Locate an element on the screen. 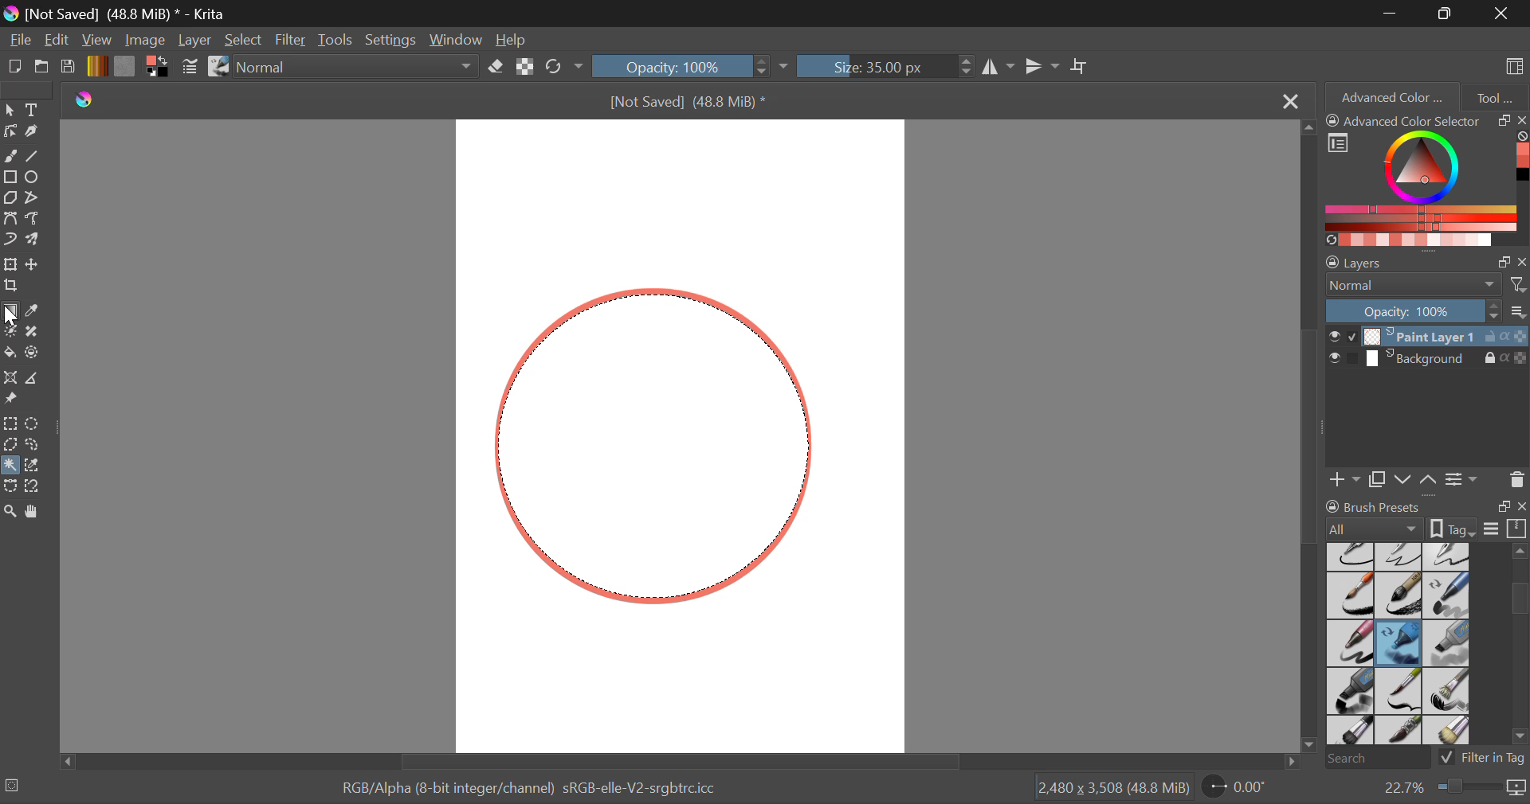 The height and width of the screenshot is (804, 1530). Bezier Curve Selection is located at coordinates (10, 486).